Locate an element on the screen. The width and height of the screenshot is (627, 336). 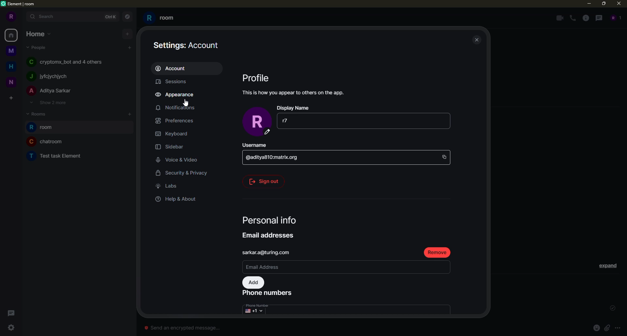
help & about is located at coordinates (177, 199).